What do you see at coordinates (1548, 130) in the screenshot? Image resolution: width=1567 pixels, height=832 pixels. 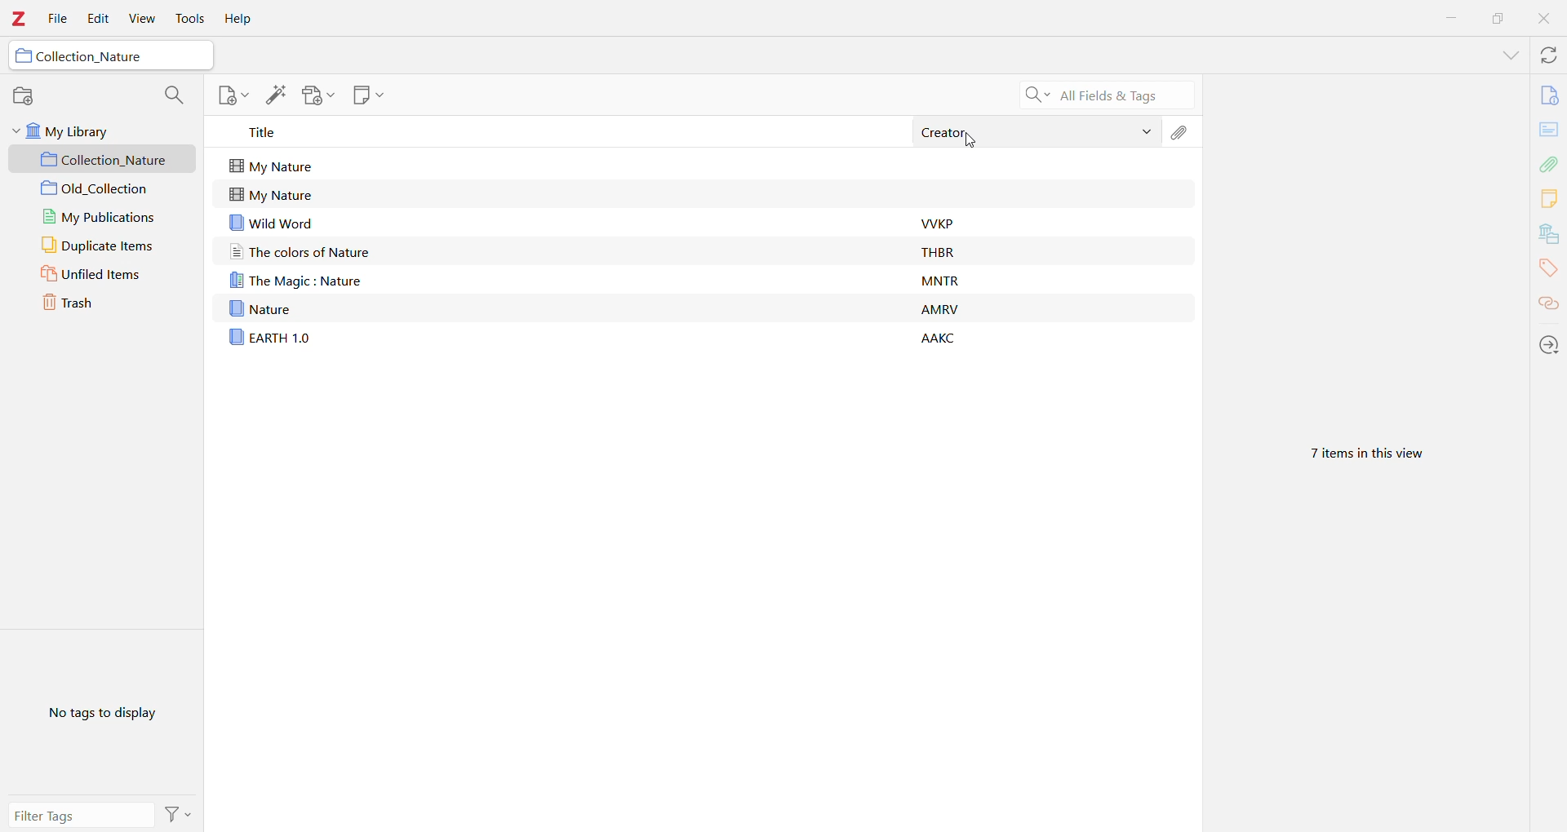 I see `Abstract` at bounding box center [1548, 130].